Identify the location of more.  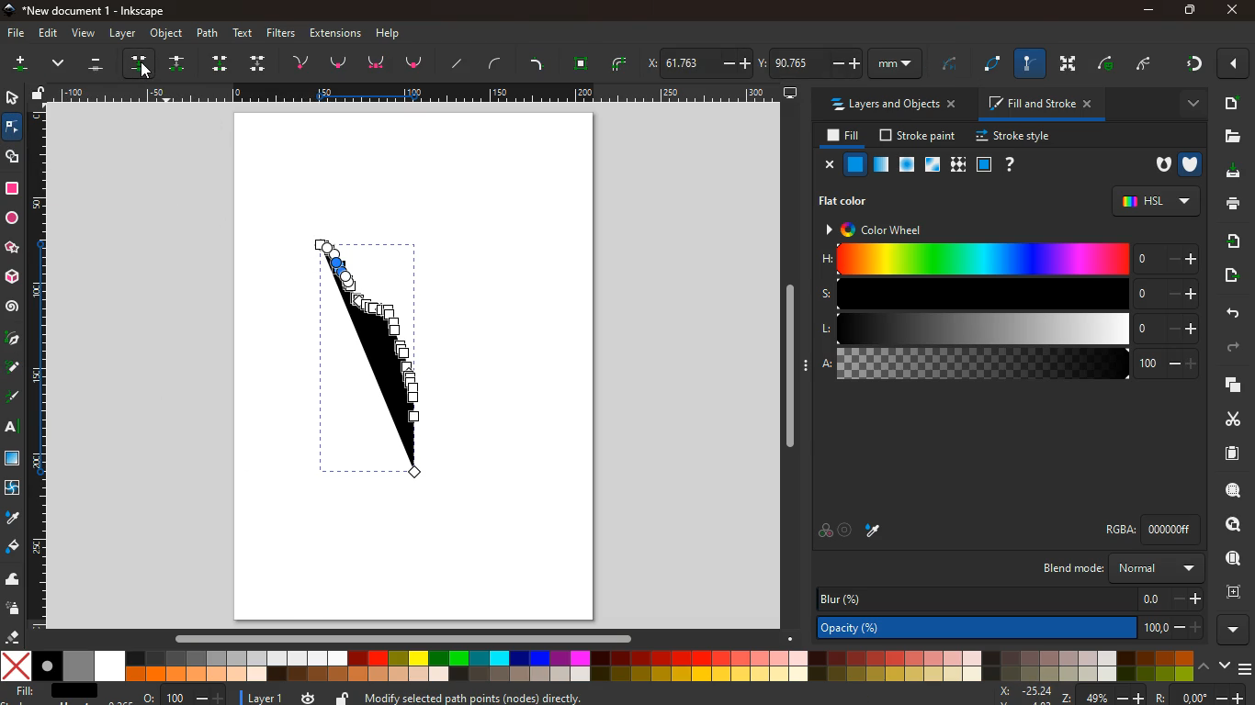
(19, 66).